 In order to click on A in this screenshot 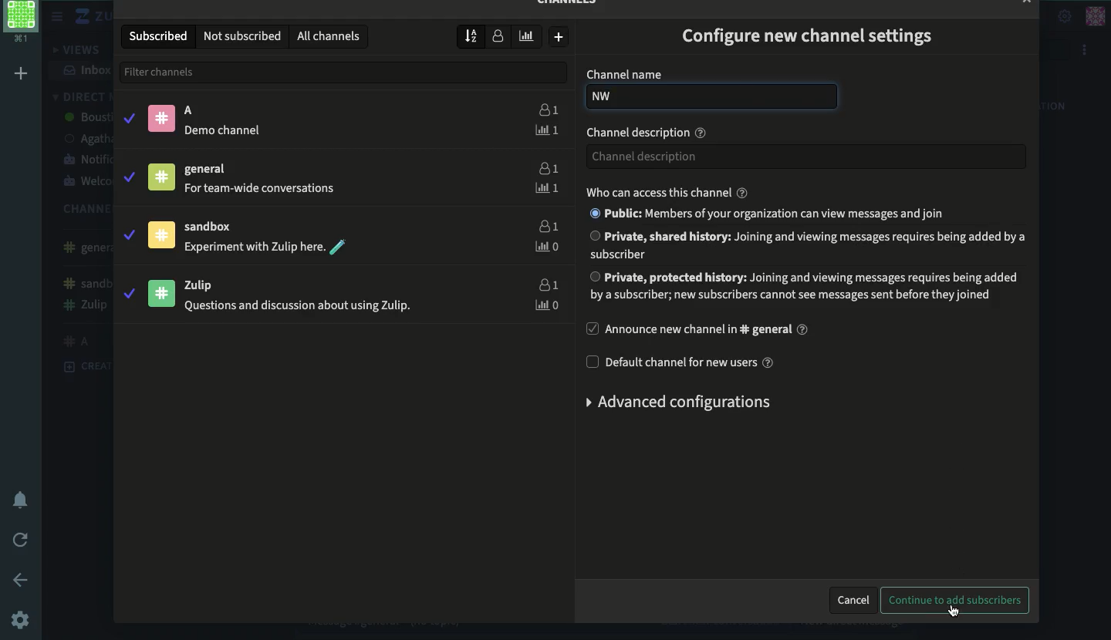, I will do `click(194, 111)`.